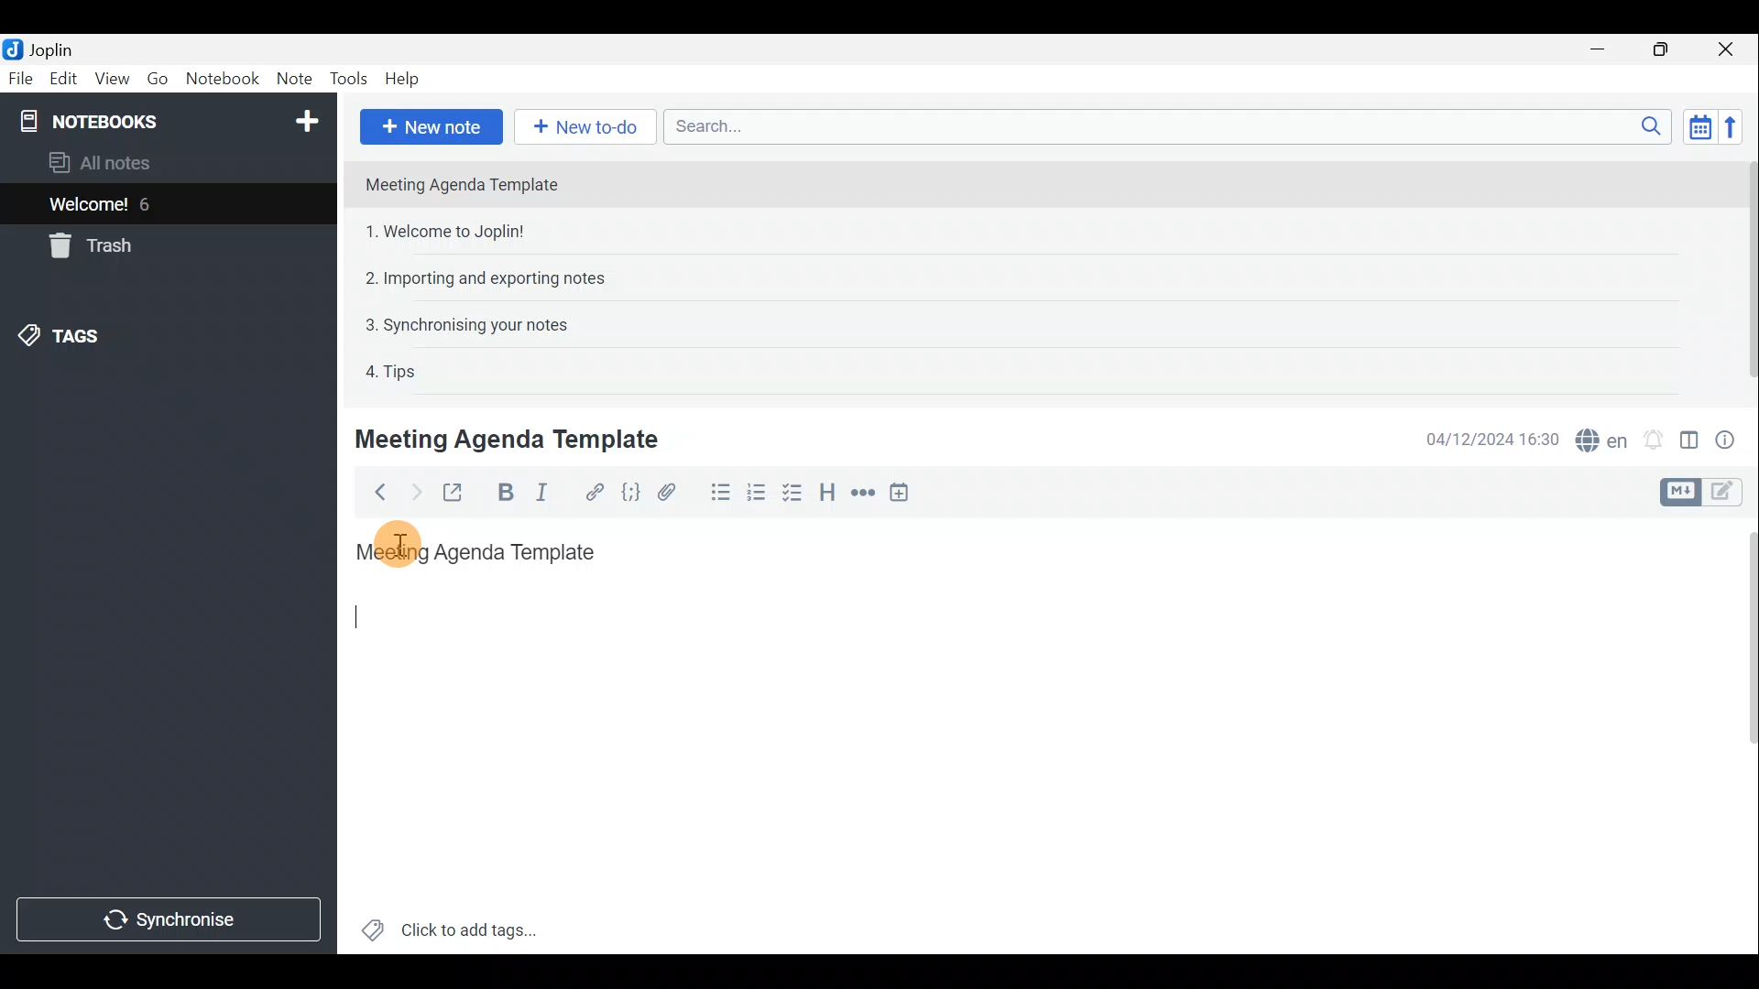 This screenshot has height=989, width=1759. What do you see at coordinates (584, 125) in the screenshot?
I see `New to-do` at bounding box center [584, 125].